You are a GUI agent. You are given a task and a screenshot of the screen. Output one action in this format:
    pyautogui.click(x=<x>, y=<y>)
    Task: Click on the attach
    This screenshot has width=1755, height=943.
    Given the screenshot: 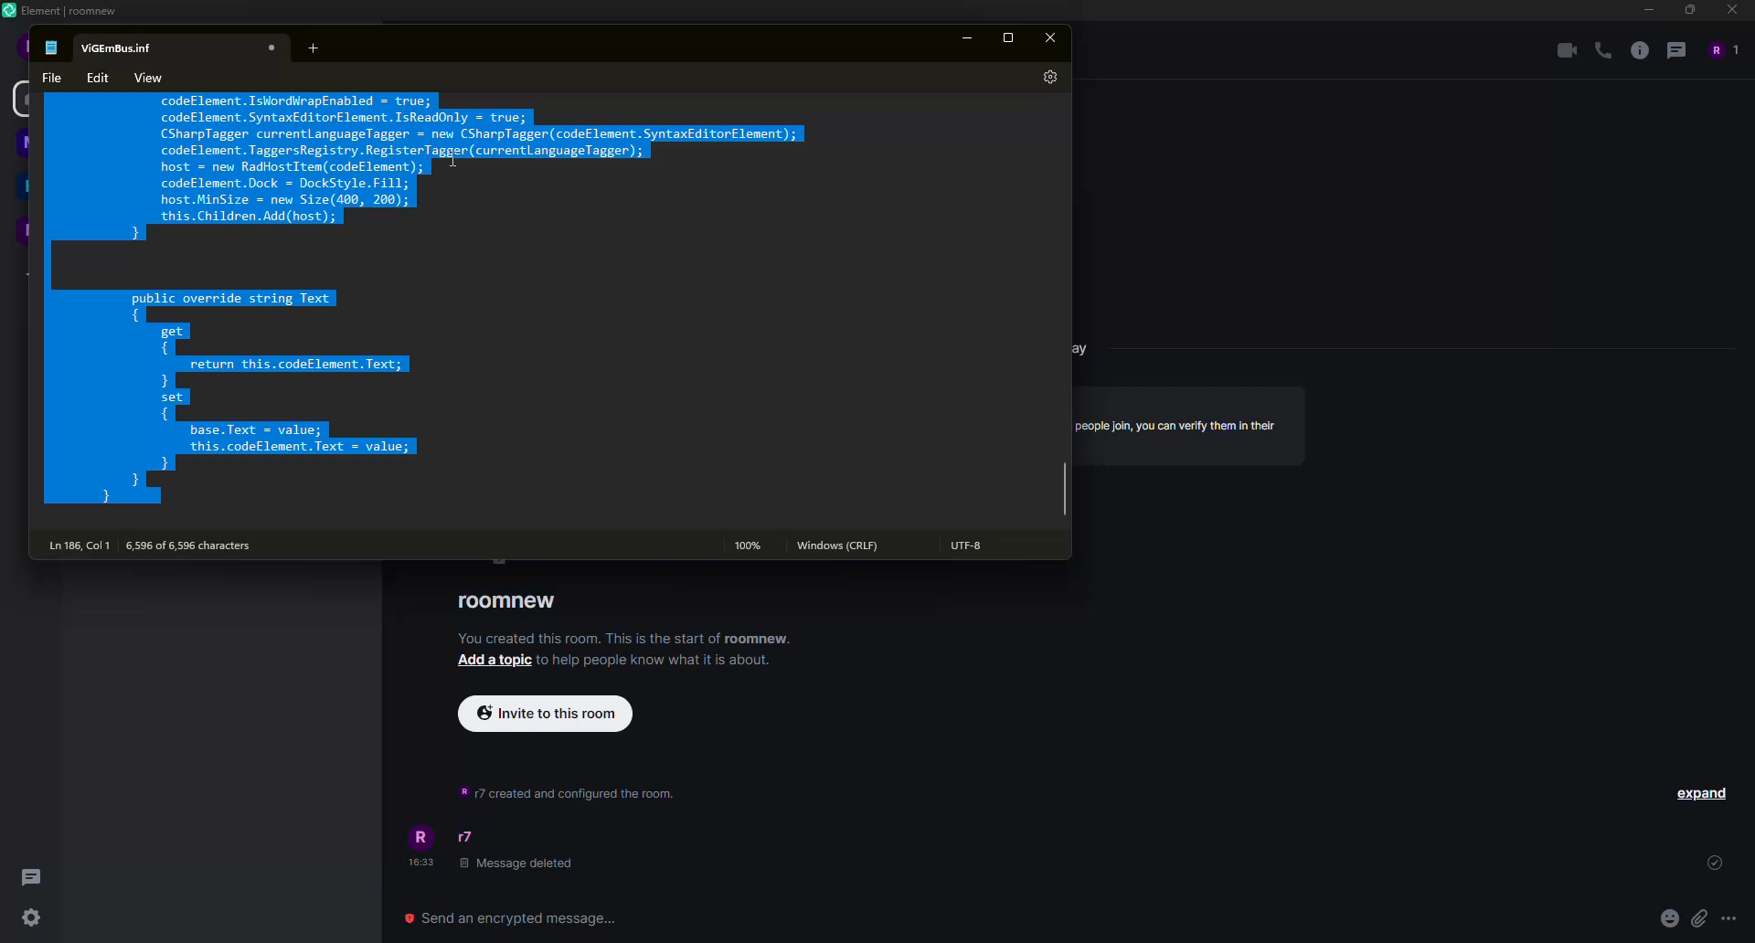 What is the action you would take?
    pyautogui.click(x=1698, y=917)
    